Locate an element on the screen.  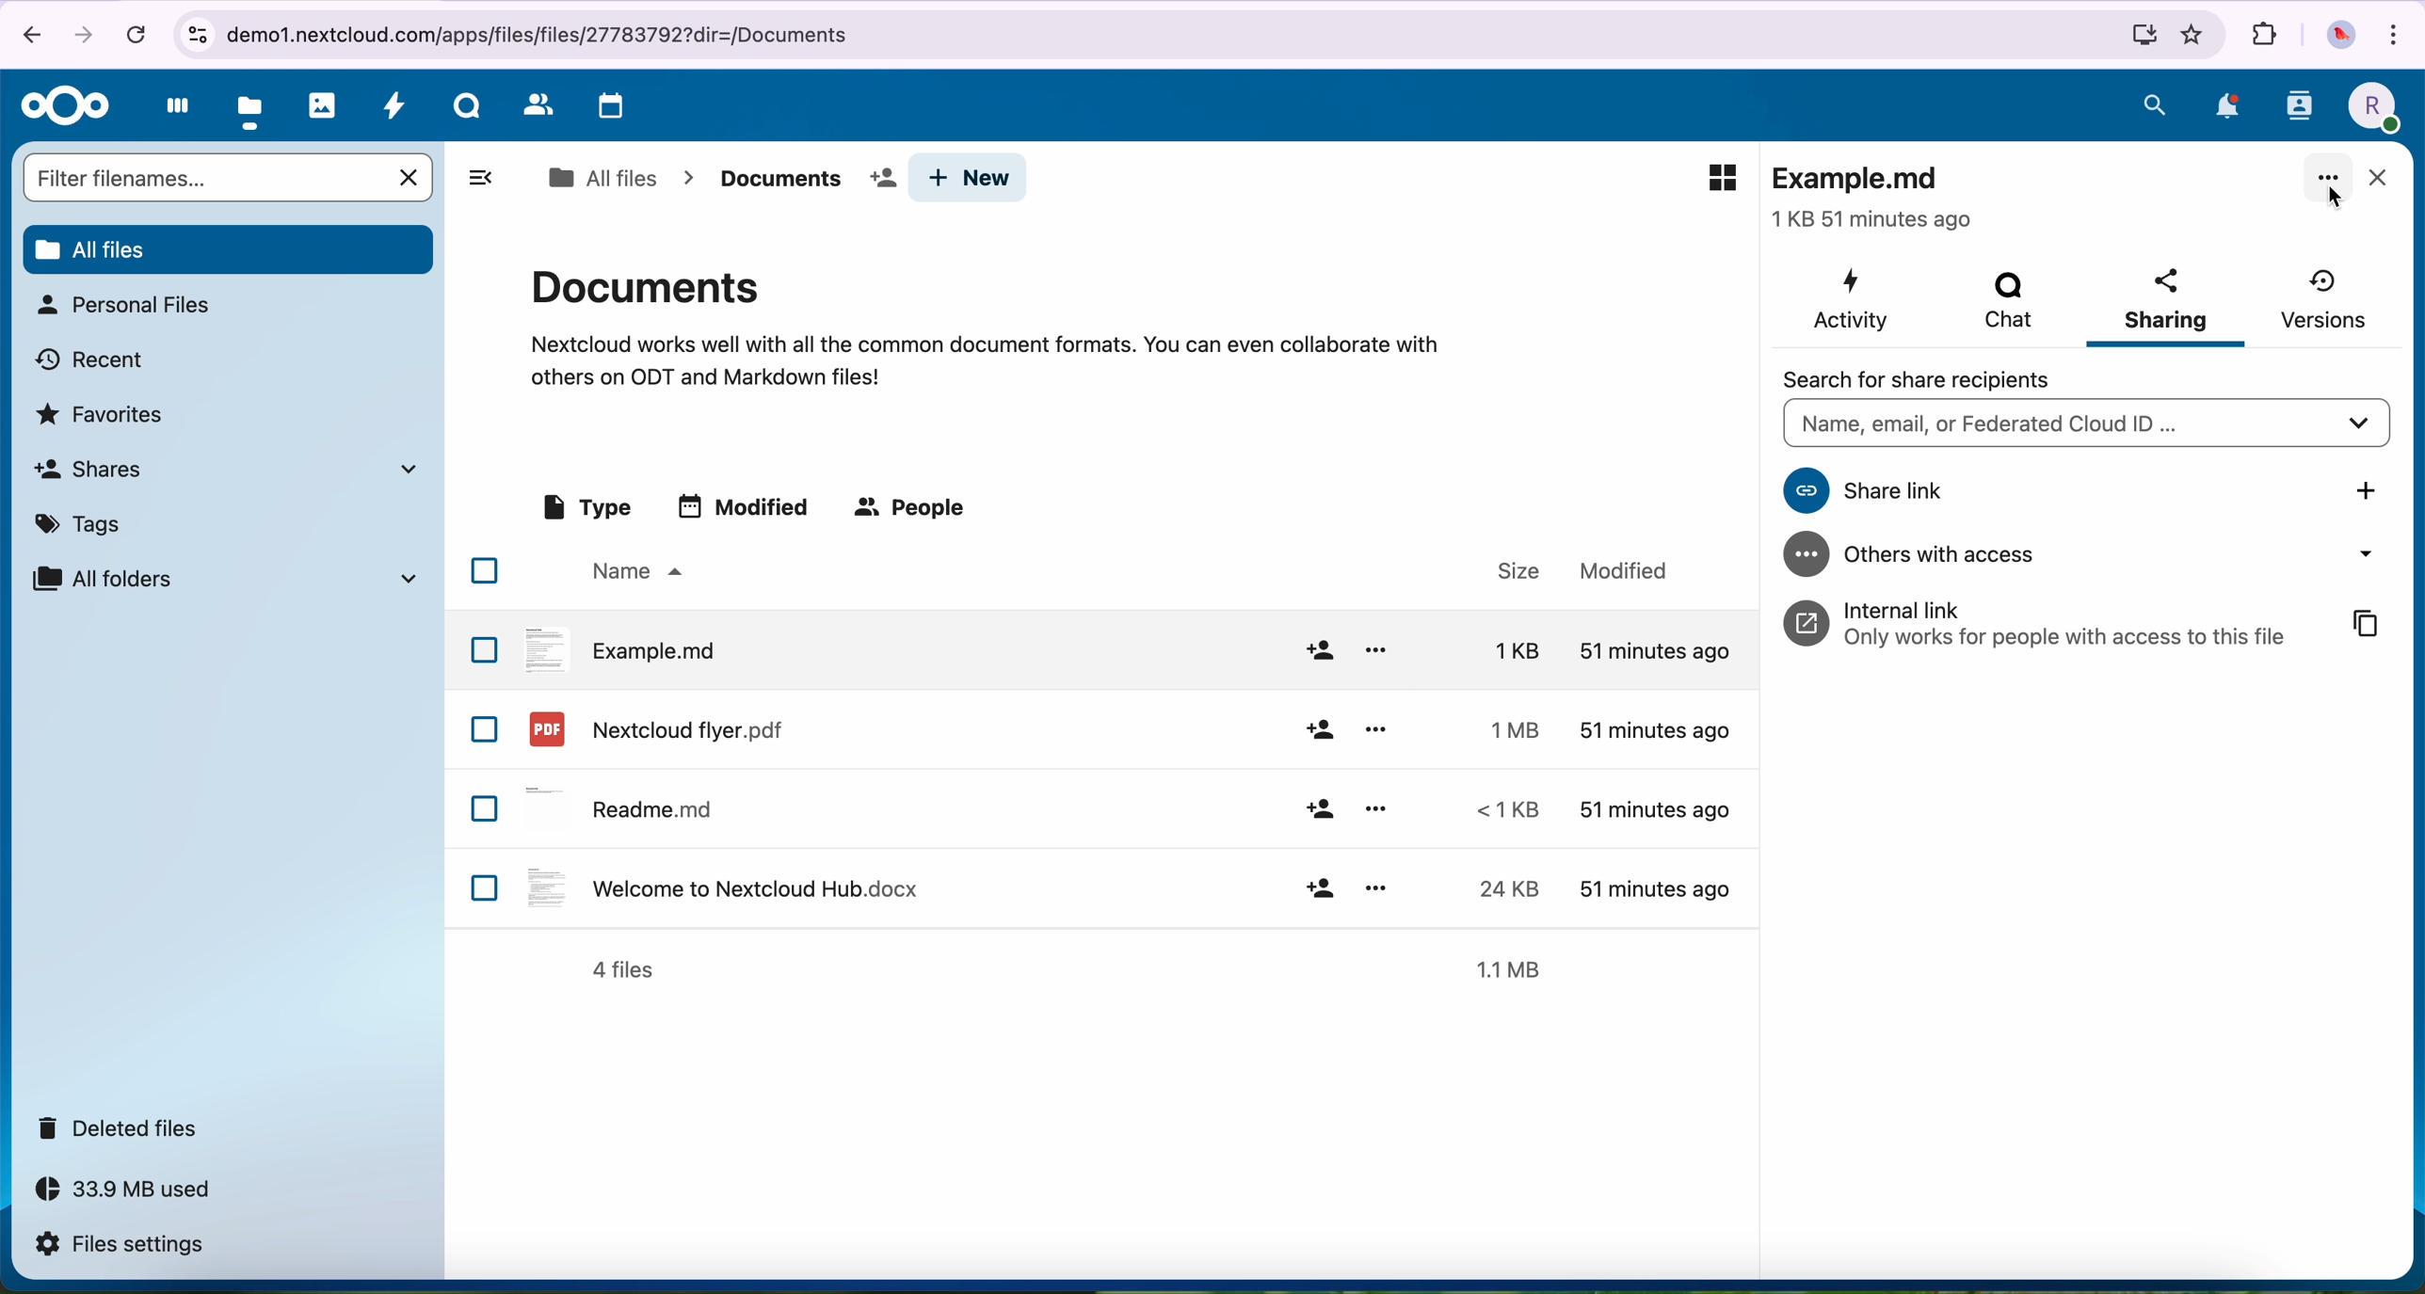
toggle sidebar is located at coordinates (479, 177).